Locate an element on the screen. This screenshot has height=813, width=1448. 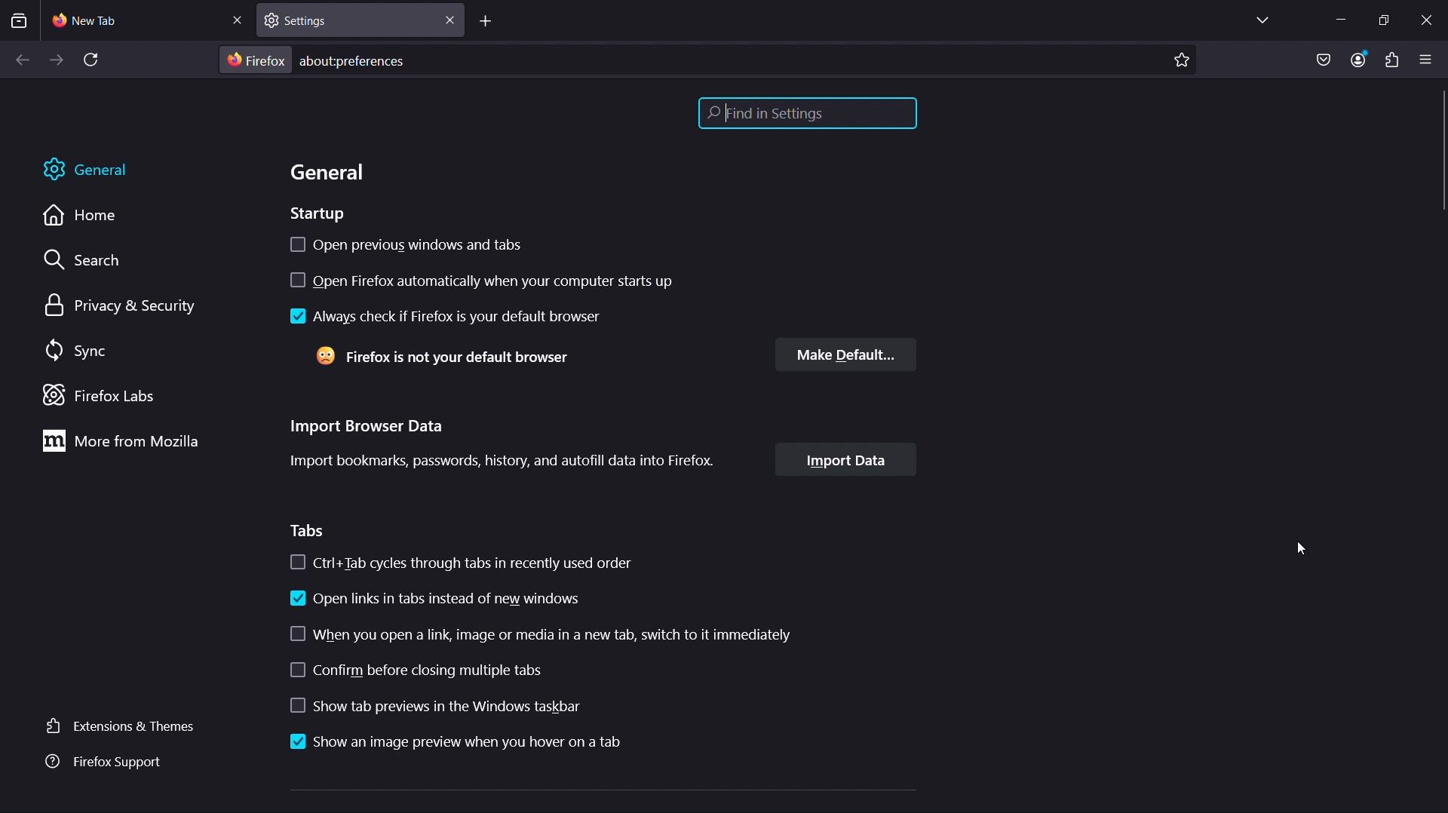
Refresh is located at coordinates (97, 61).